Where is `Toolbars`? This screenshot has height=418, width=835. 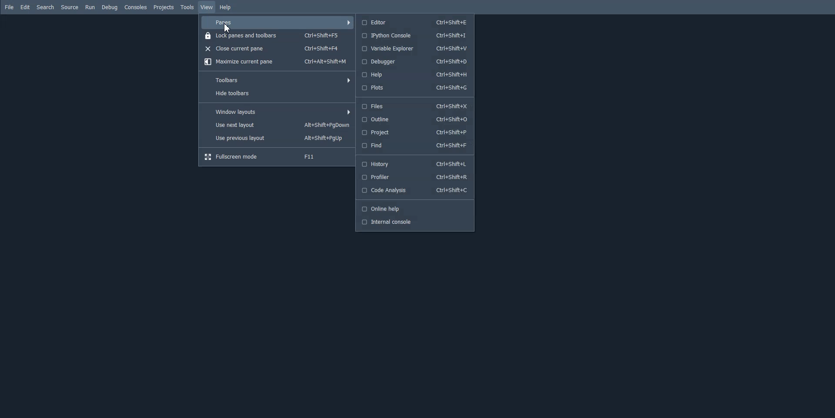 Toolbars is located at coordinates (277, 80).